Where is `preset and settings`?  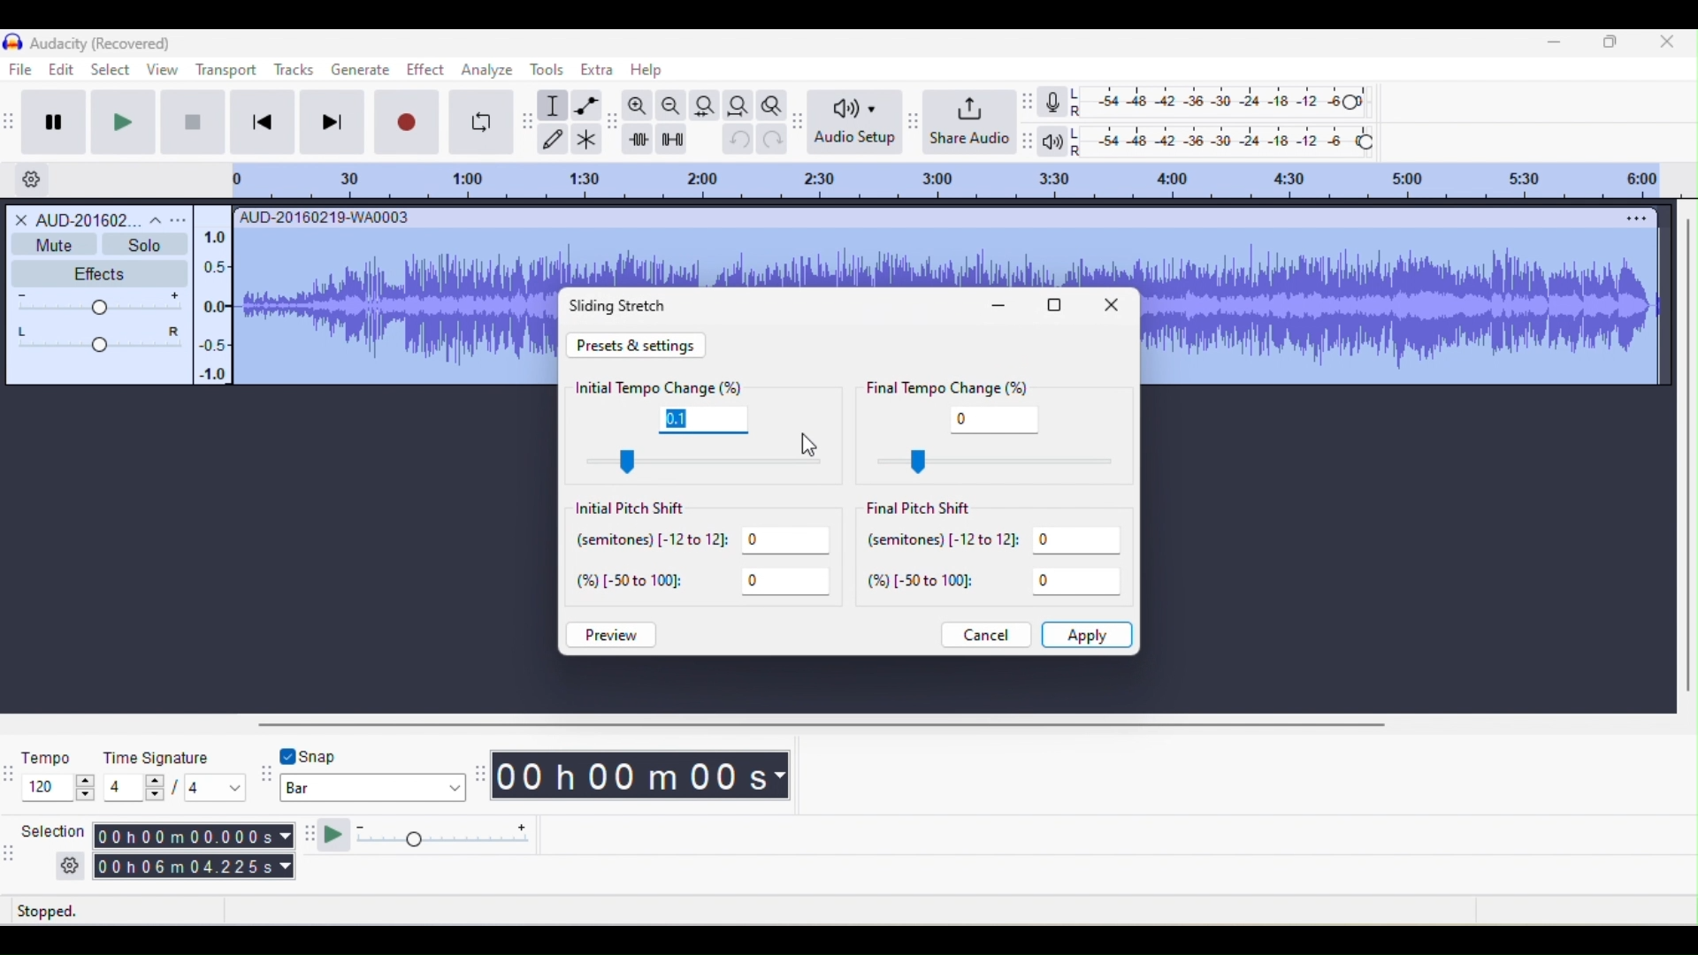 preset and settings is located at coordinates (639, 345).